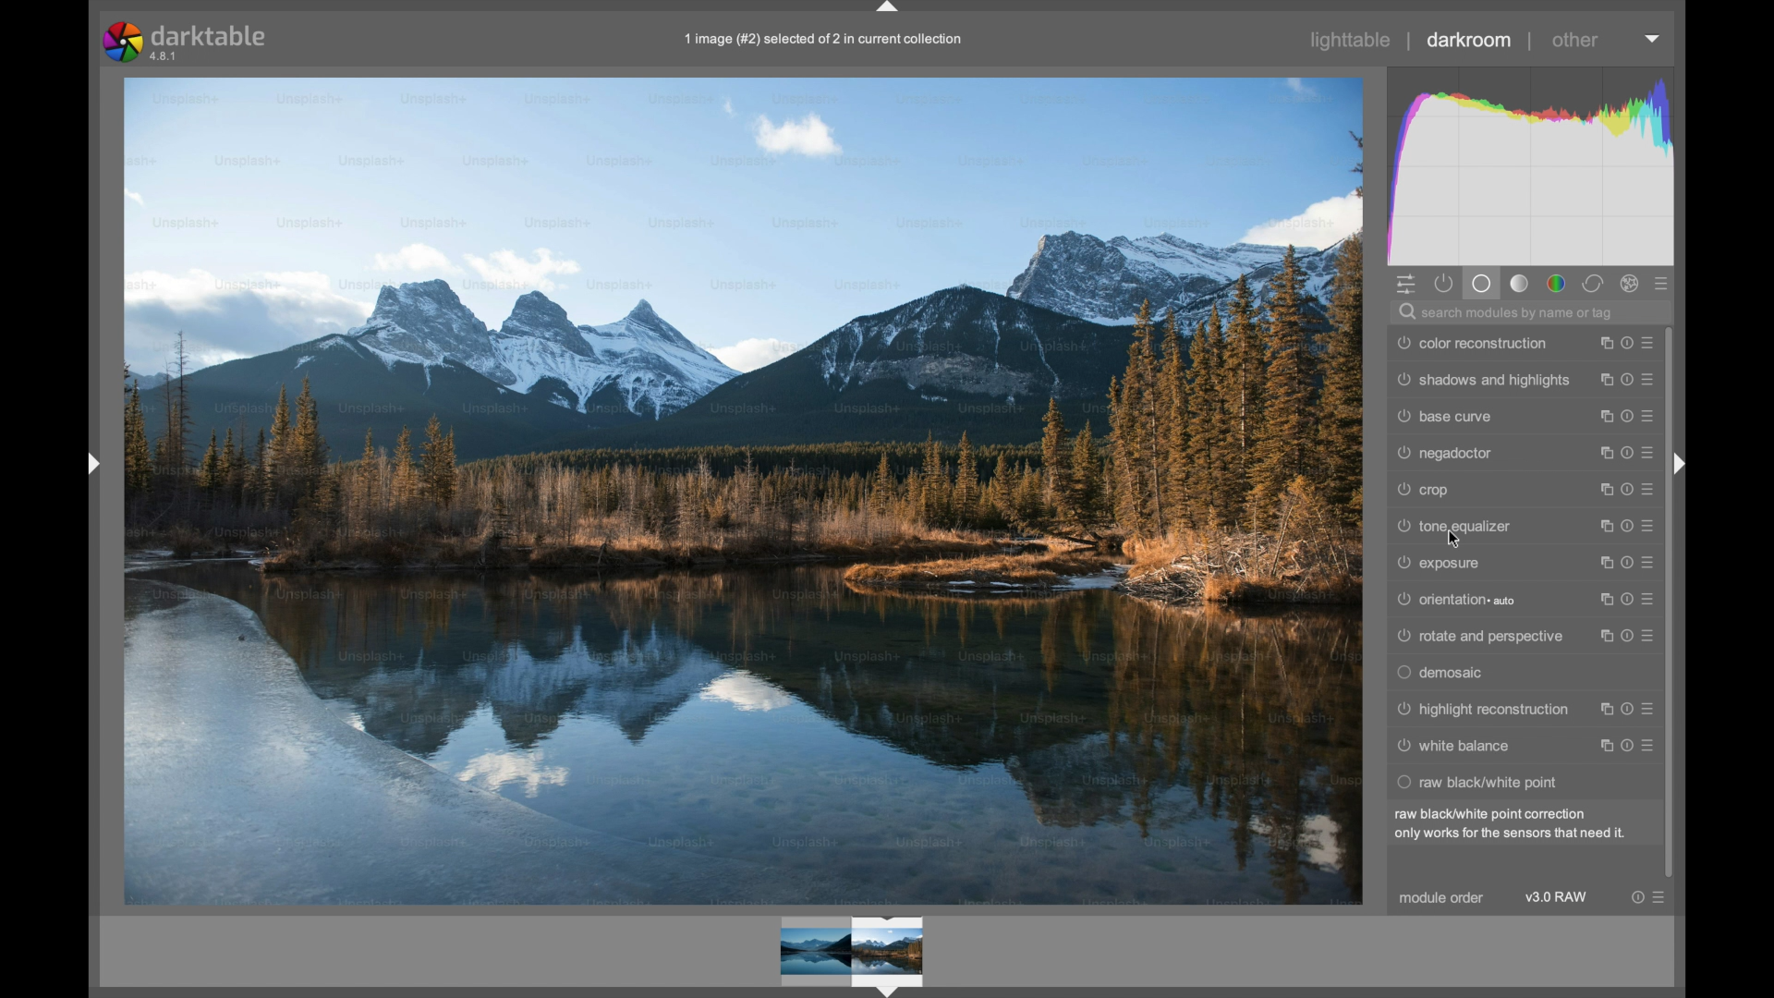 The image size is (1774, 998). Describe the element at coordinates (1654, 341) in the screenshot. I see `presets` at that location.